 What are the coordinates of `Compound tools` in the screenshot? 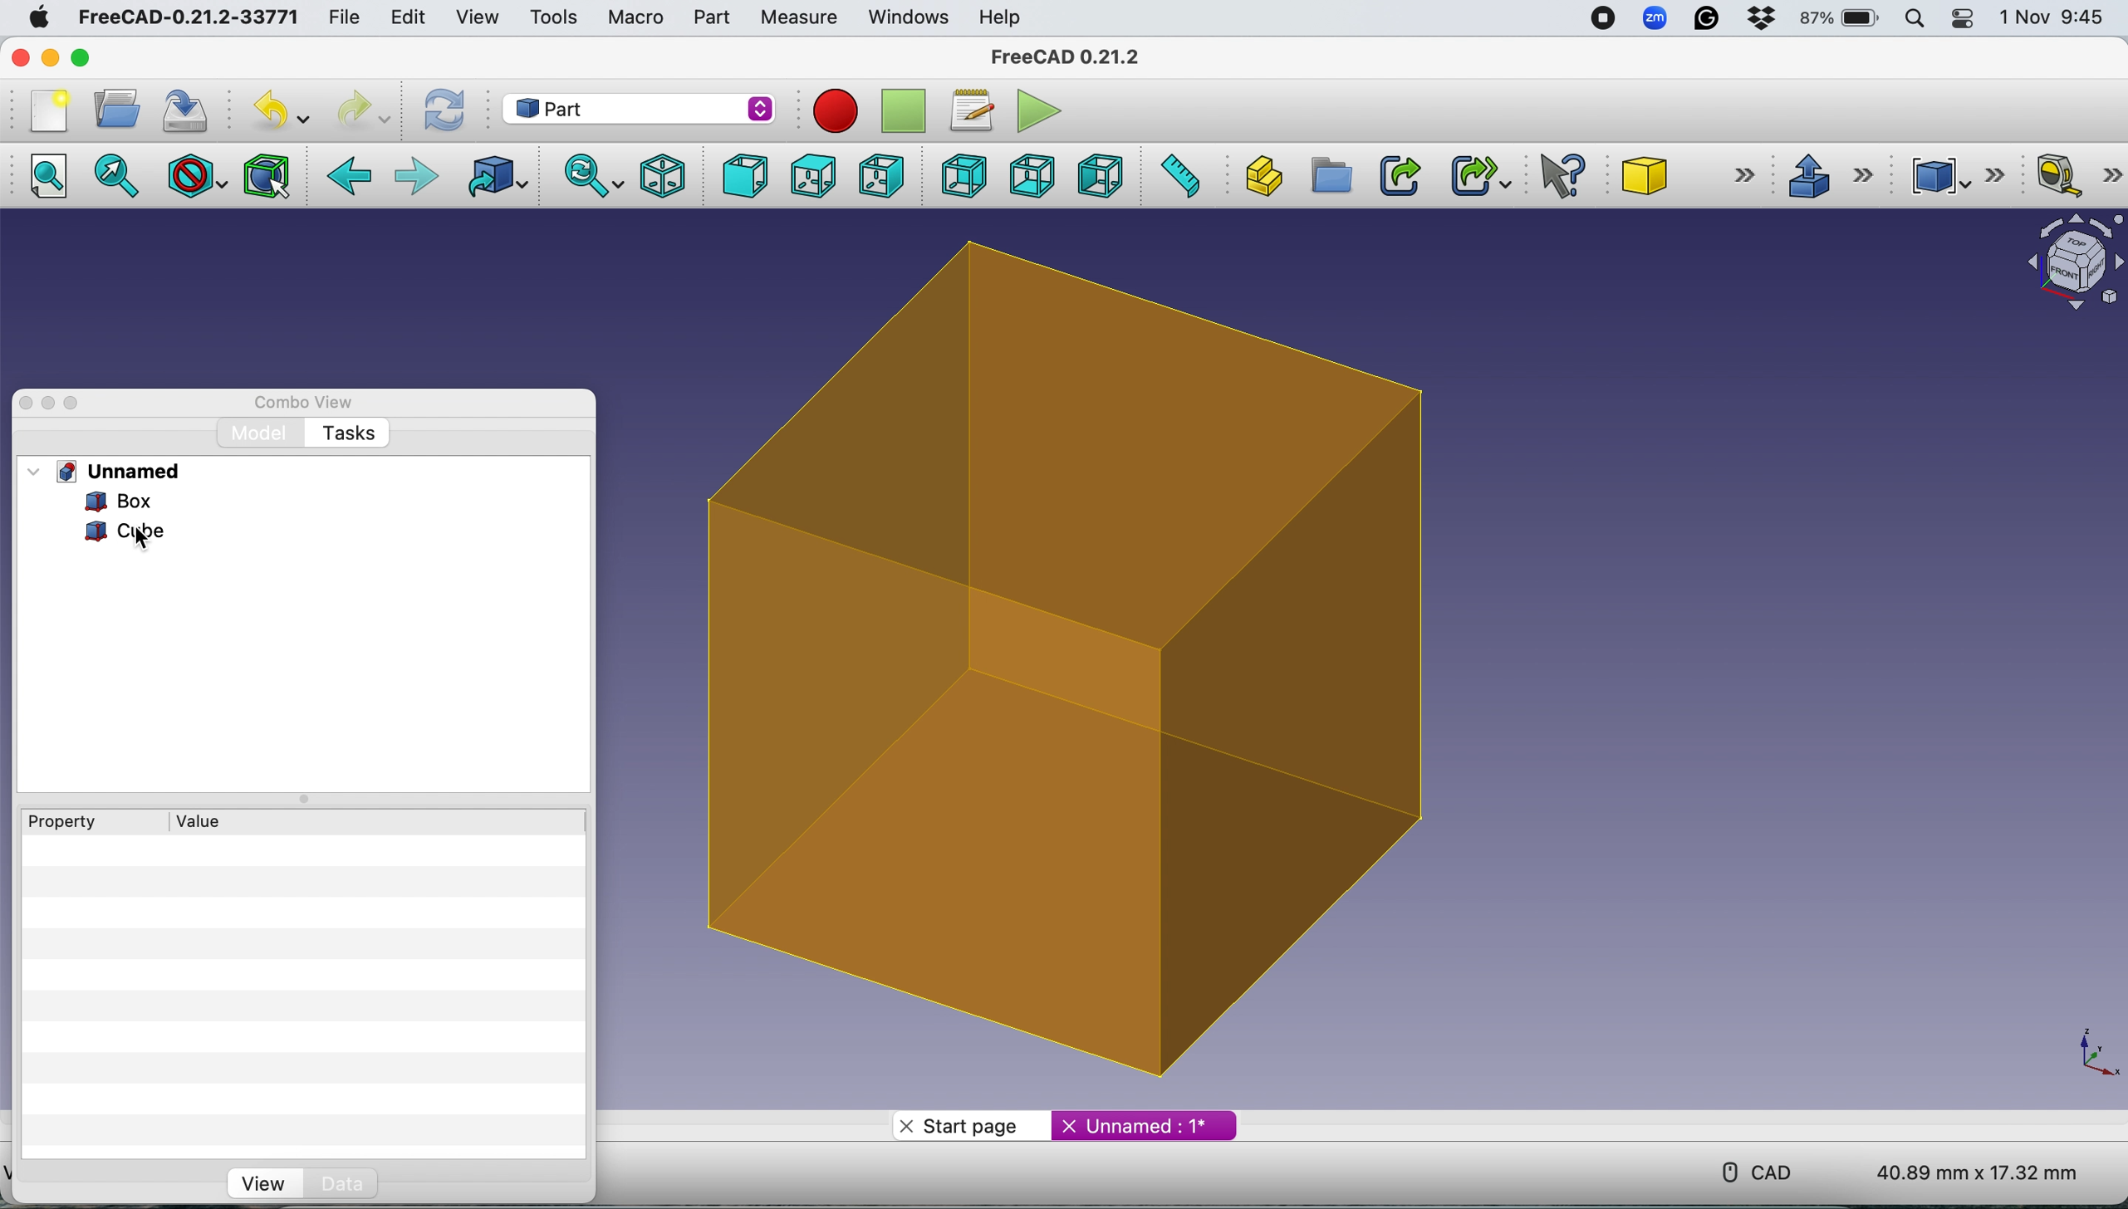 It's located at (1952, 175).